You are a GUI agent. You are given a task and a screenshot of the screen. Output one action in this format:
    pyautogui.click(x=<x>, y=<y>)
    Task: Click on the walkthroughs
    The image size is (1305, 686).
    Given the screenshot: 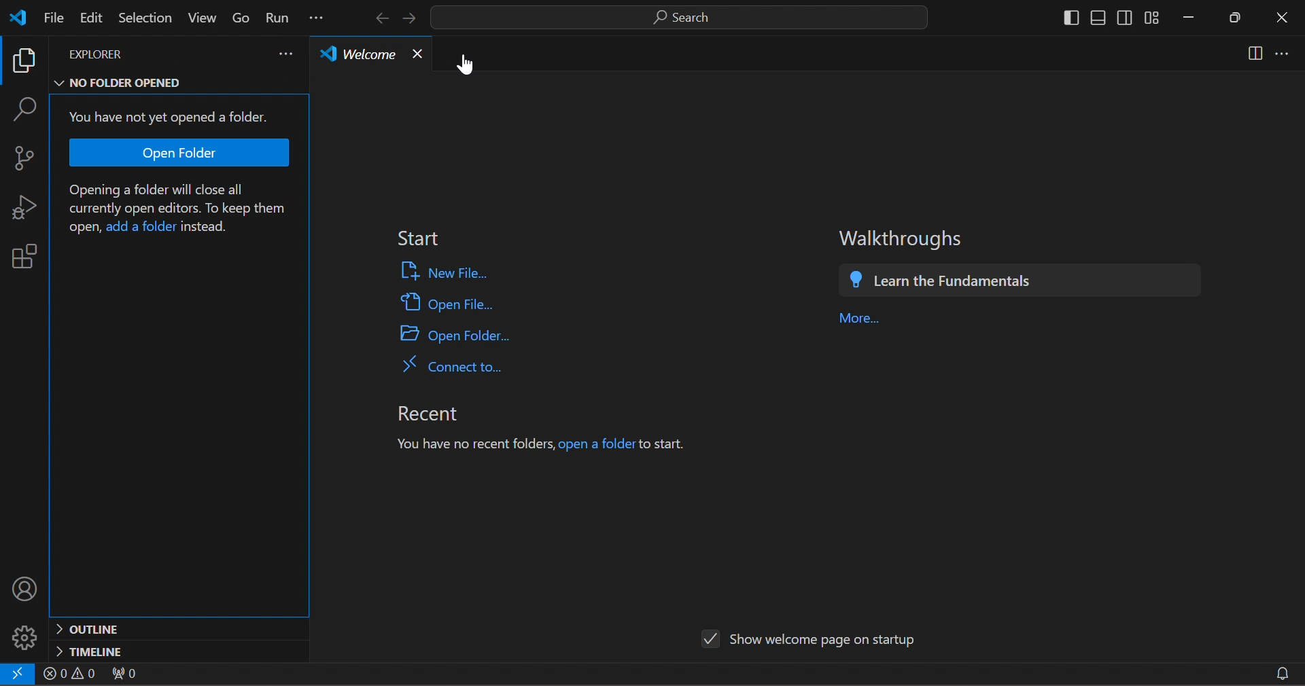 What is the action you would take?
    pyautogui.click(x=903, y=237)
    